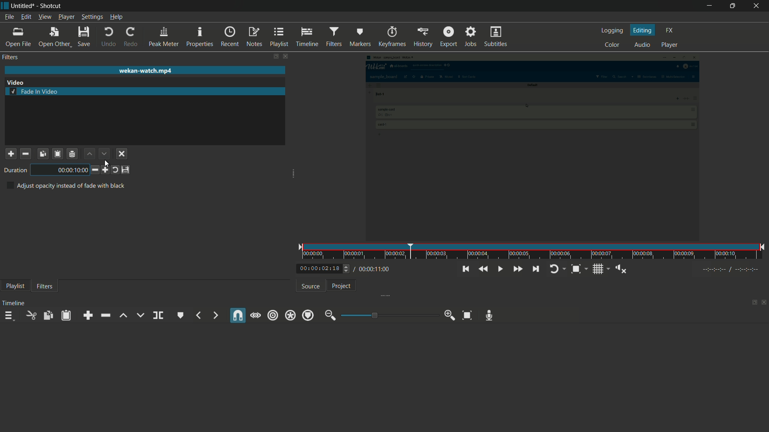  What do you see at coordinates (670, 45) in the screenshot?
I see `player` at bounding box center [670, 45].